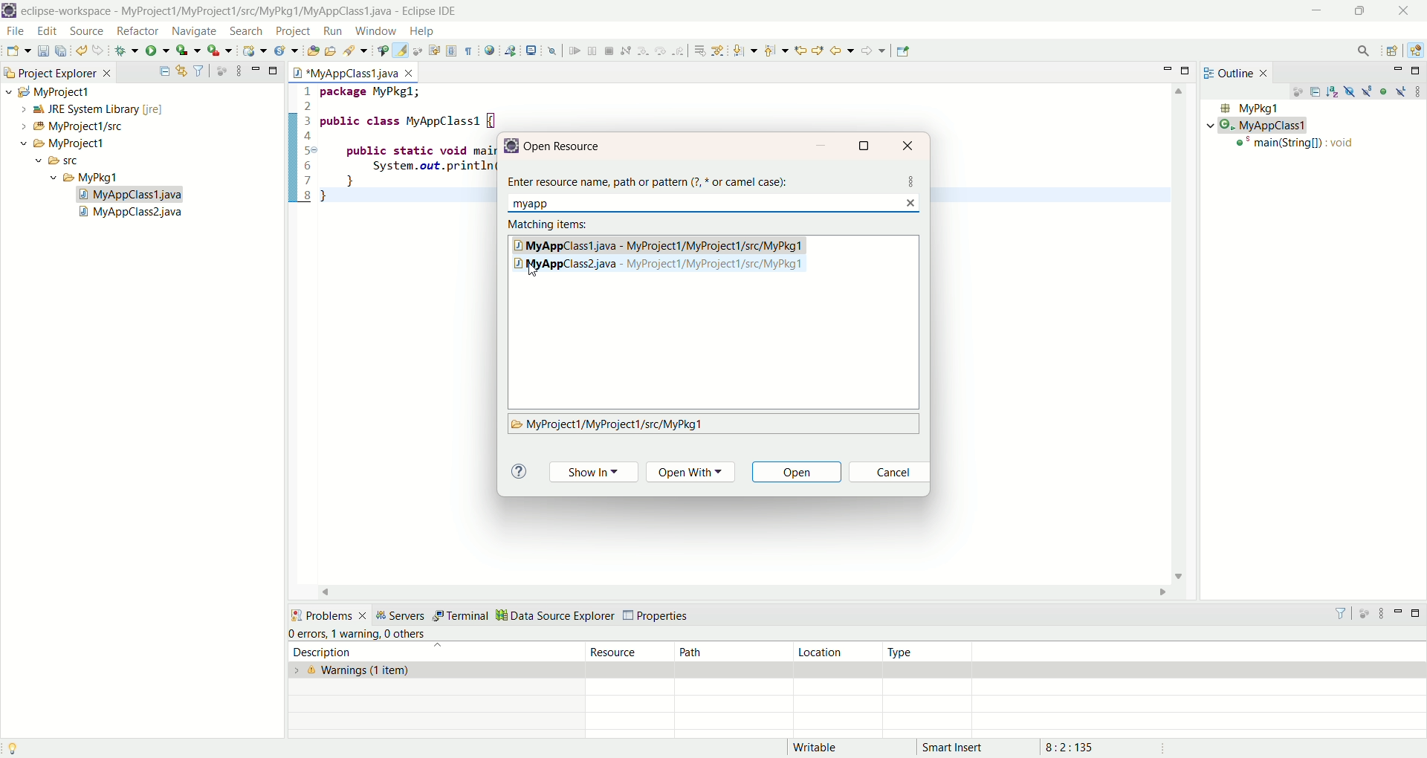  Describe the element at coordinates (818, 49) in the screenshot. I see `next edit location` at that location.